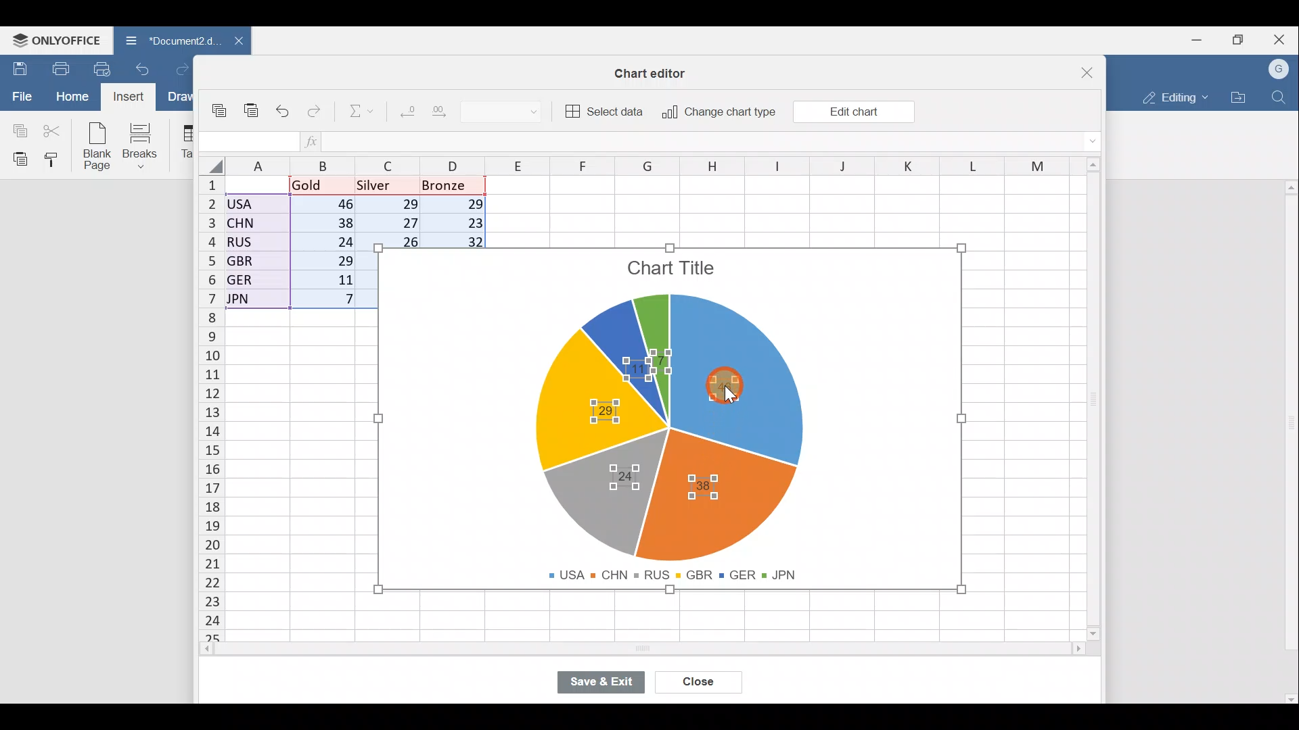 The image size is (1299, 730). Describe the element at coordinates (861, 114) in the screenshot. I see `Cursor on Edit chart` at that location.